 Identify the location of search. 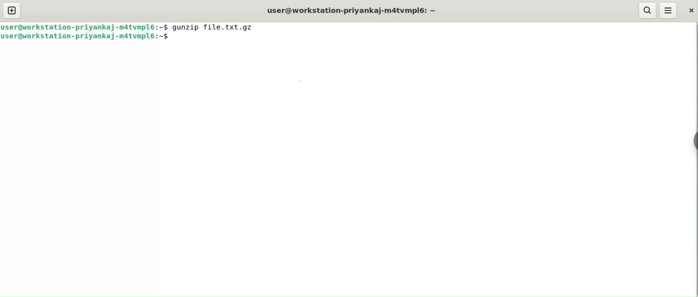
(646, 10).